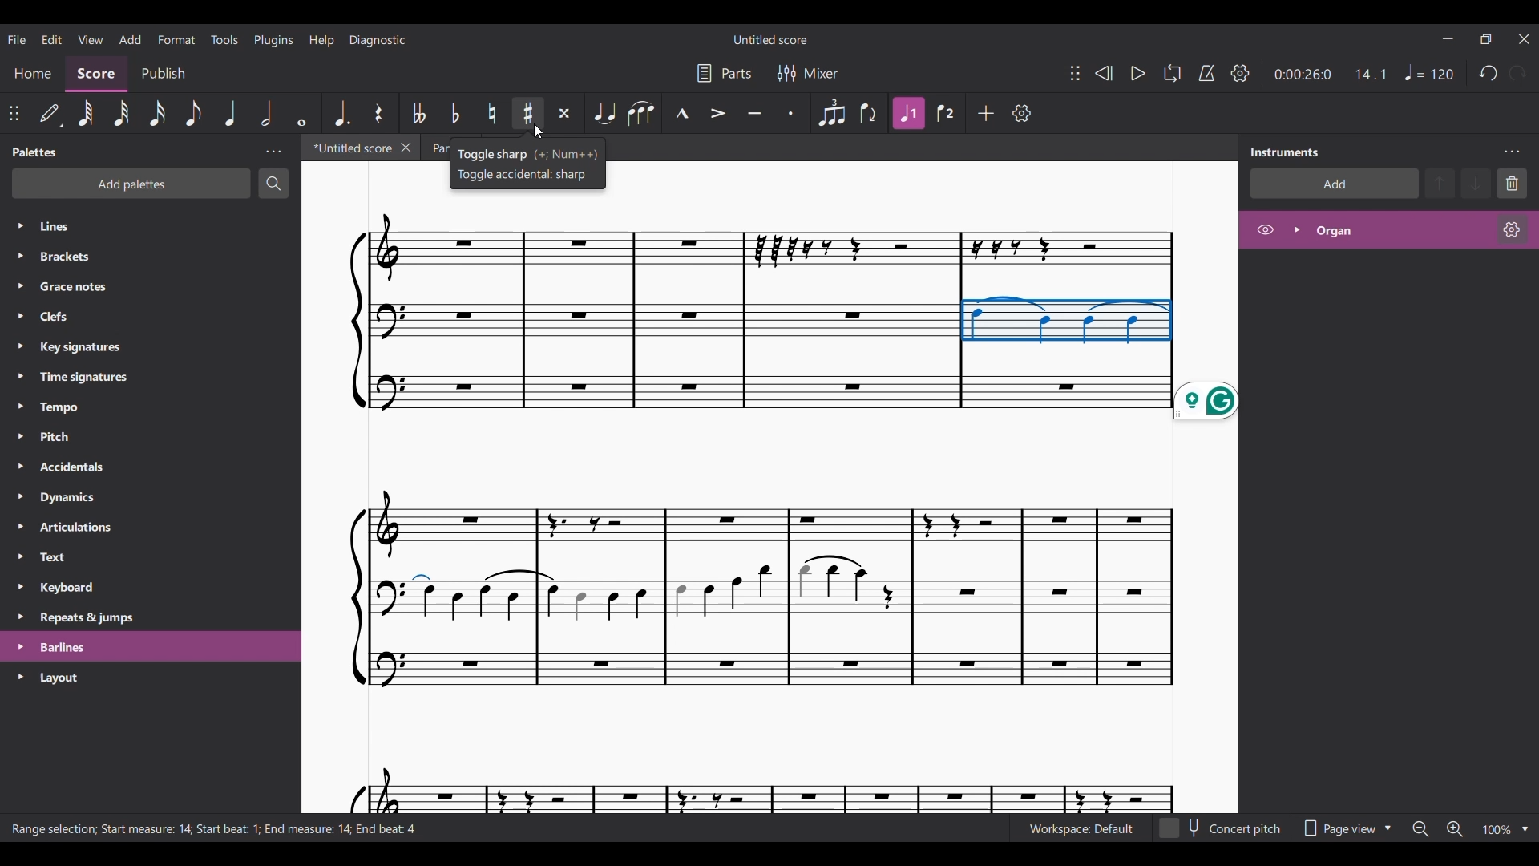 This screenshot has height=866, width=1539. Describe the element at coordinates (986, 112) in the screenshot. I see `Add` at that location.